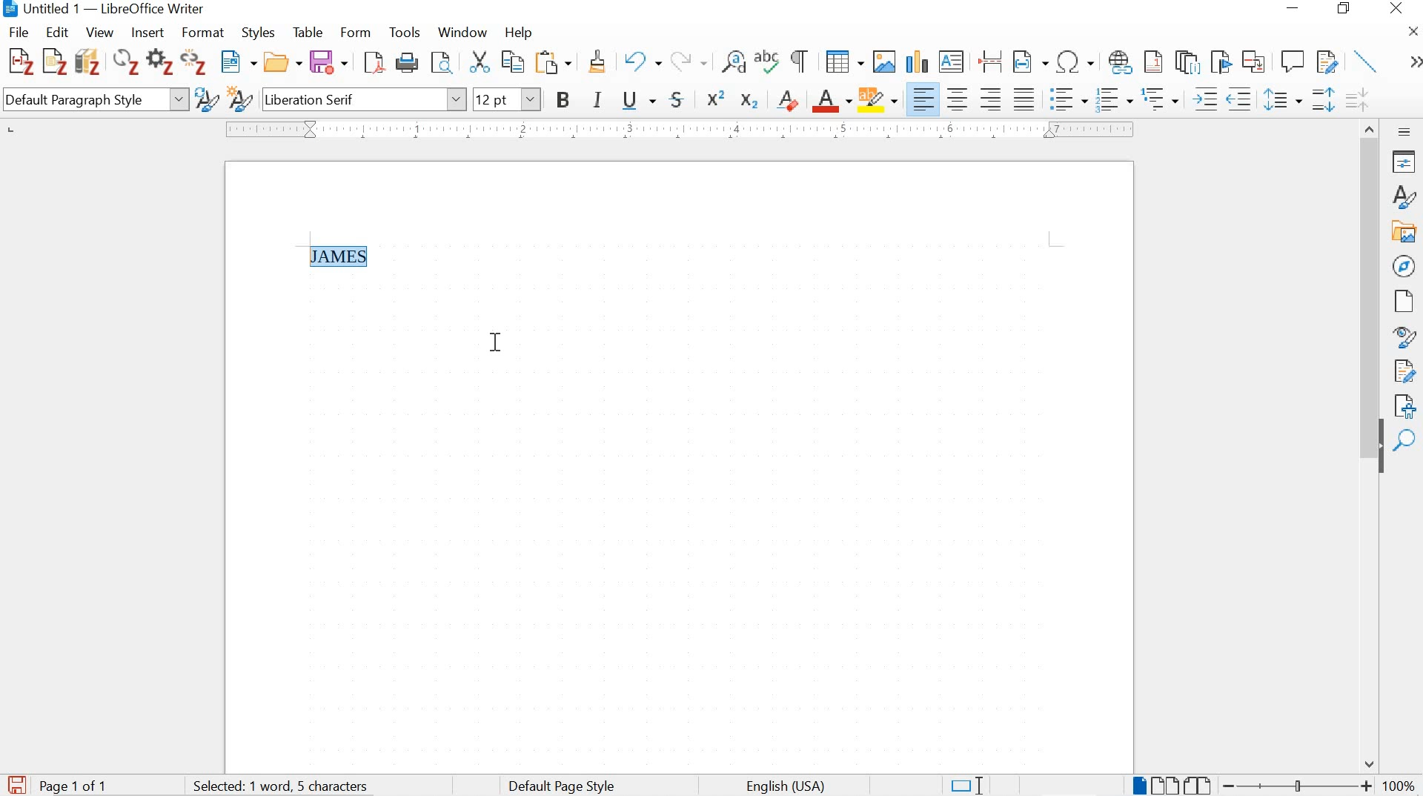 The height and width of the screenshot is (796, 1423). I want to click on book view, so click(1199, 785).